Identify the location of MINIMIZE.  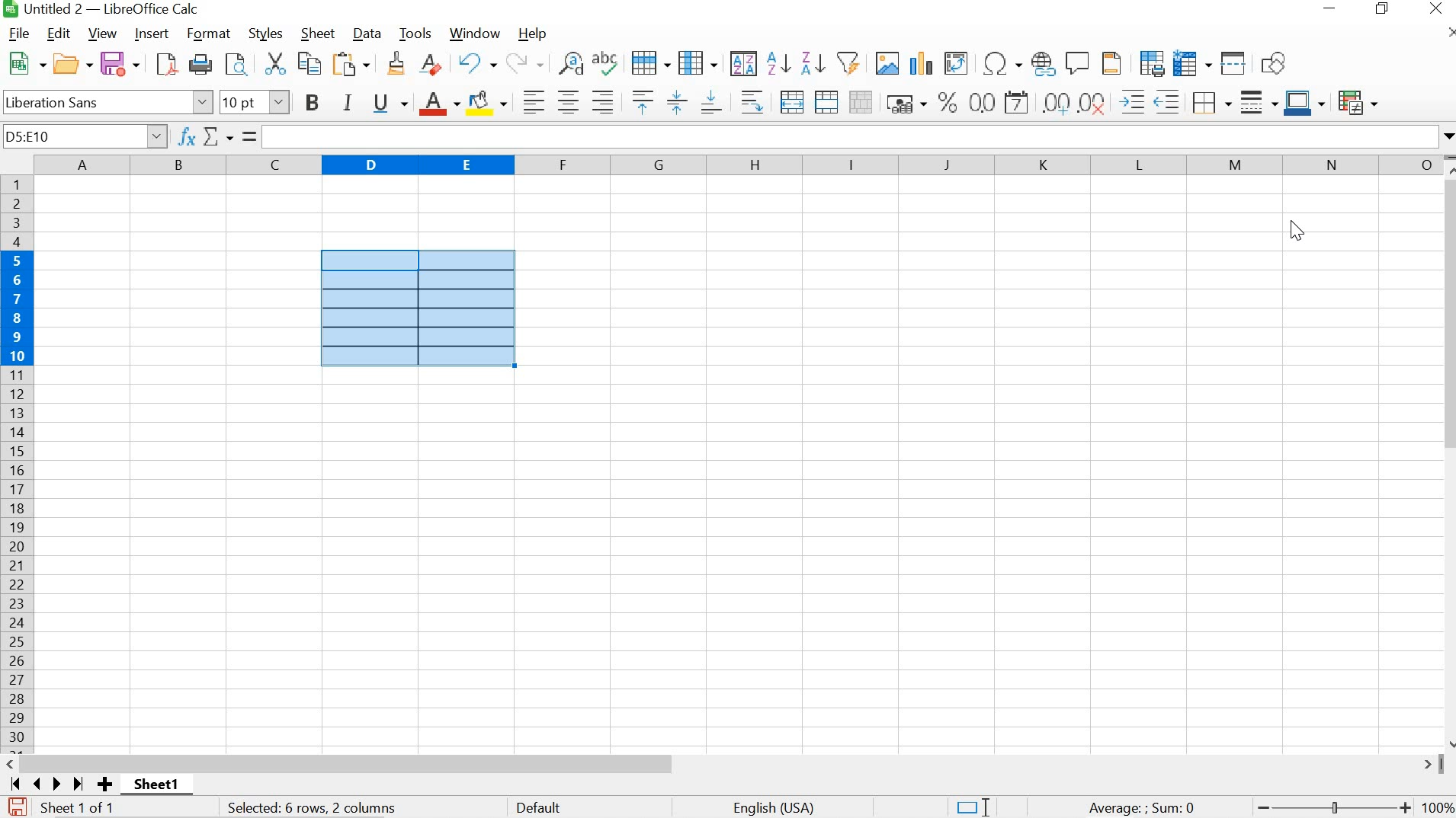
(1329, 8).